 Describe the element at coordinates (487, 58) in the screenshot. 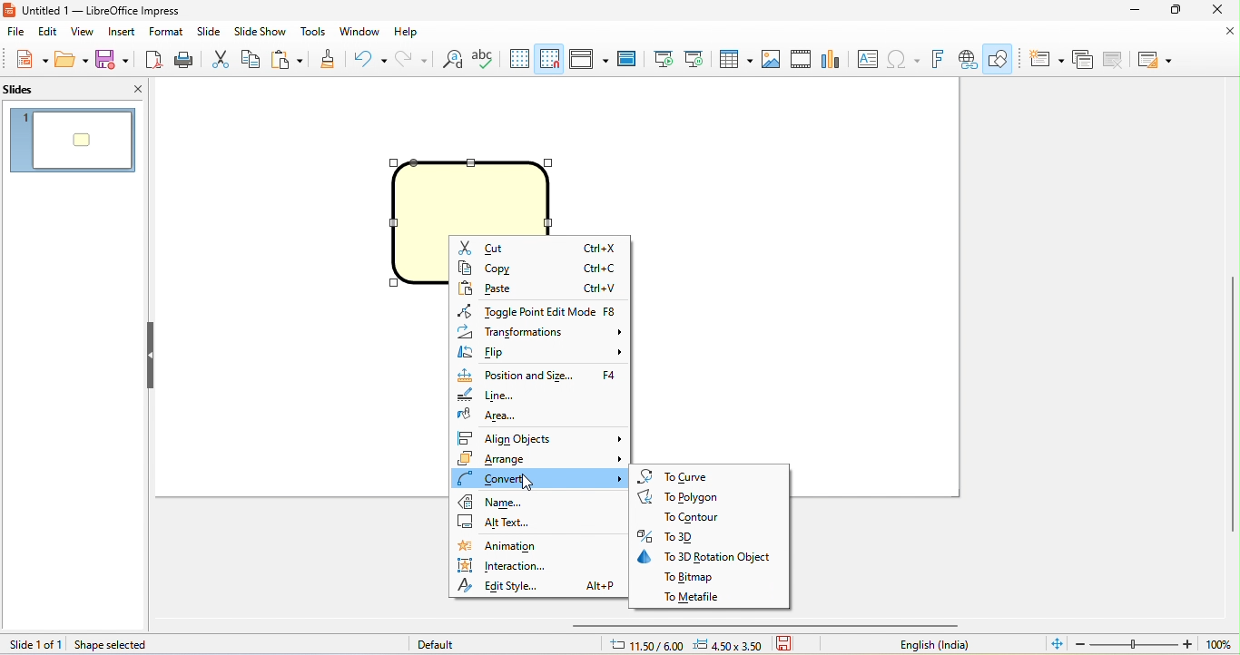

I see `spelling` at that location.